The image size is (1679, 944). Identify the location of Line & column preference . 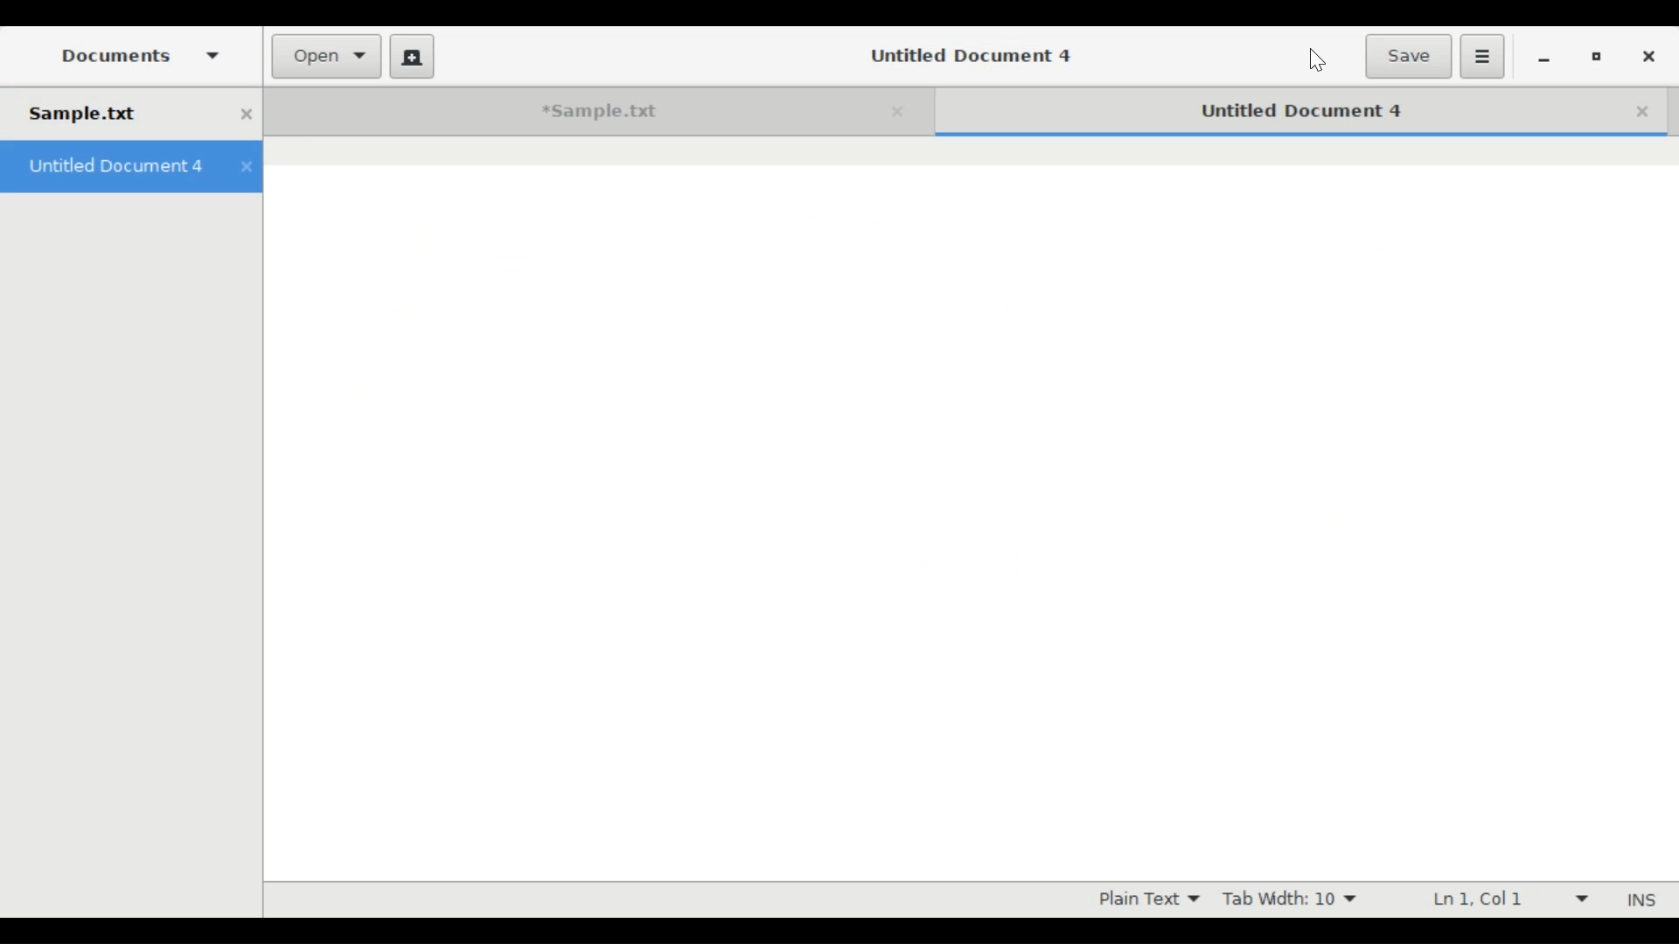
(1504, 899).